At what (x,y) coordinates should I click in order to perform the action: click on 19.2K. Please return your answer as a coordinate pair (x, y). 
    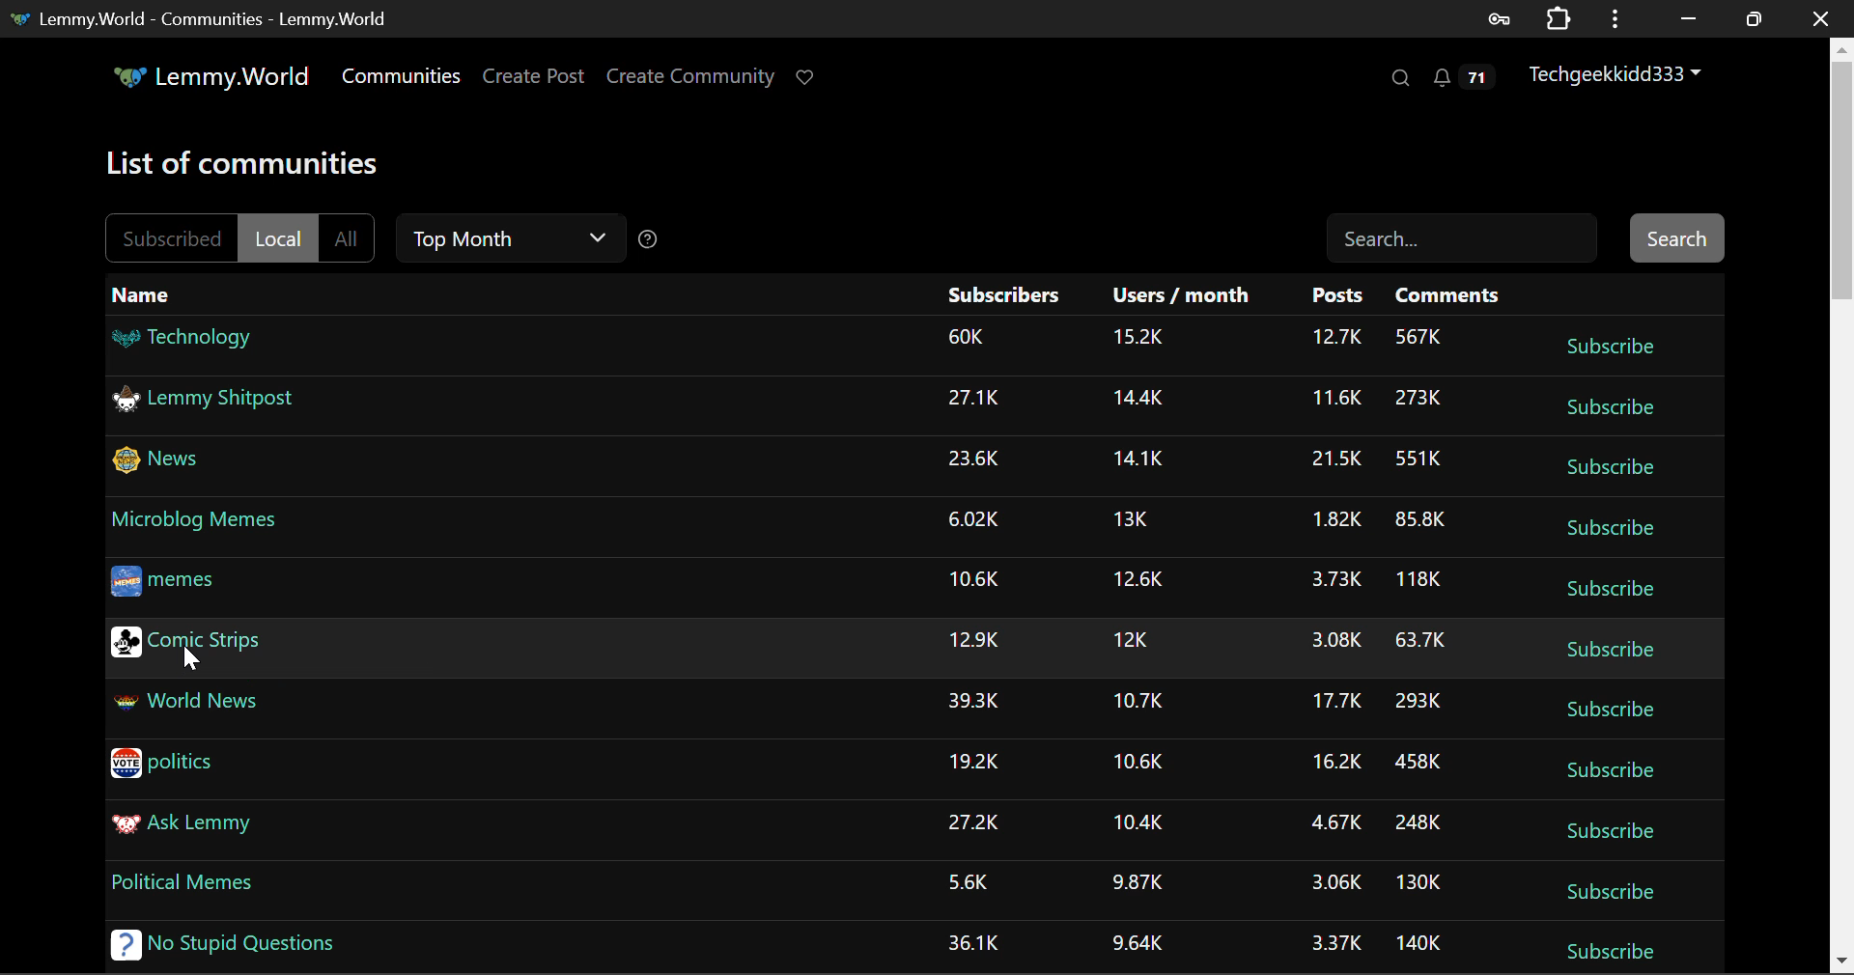
    Looking at the image, I should click on (974, 764).